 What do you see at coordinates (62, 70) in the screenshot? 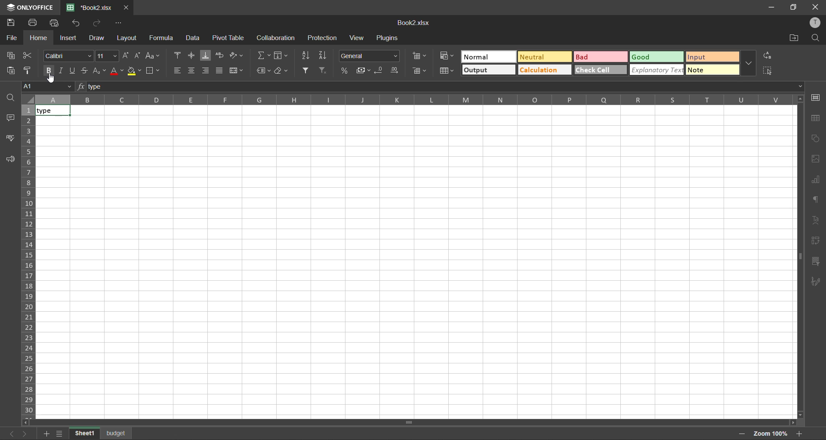
I see `italic` at bounding box center [62, 70].